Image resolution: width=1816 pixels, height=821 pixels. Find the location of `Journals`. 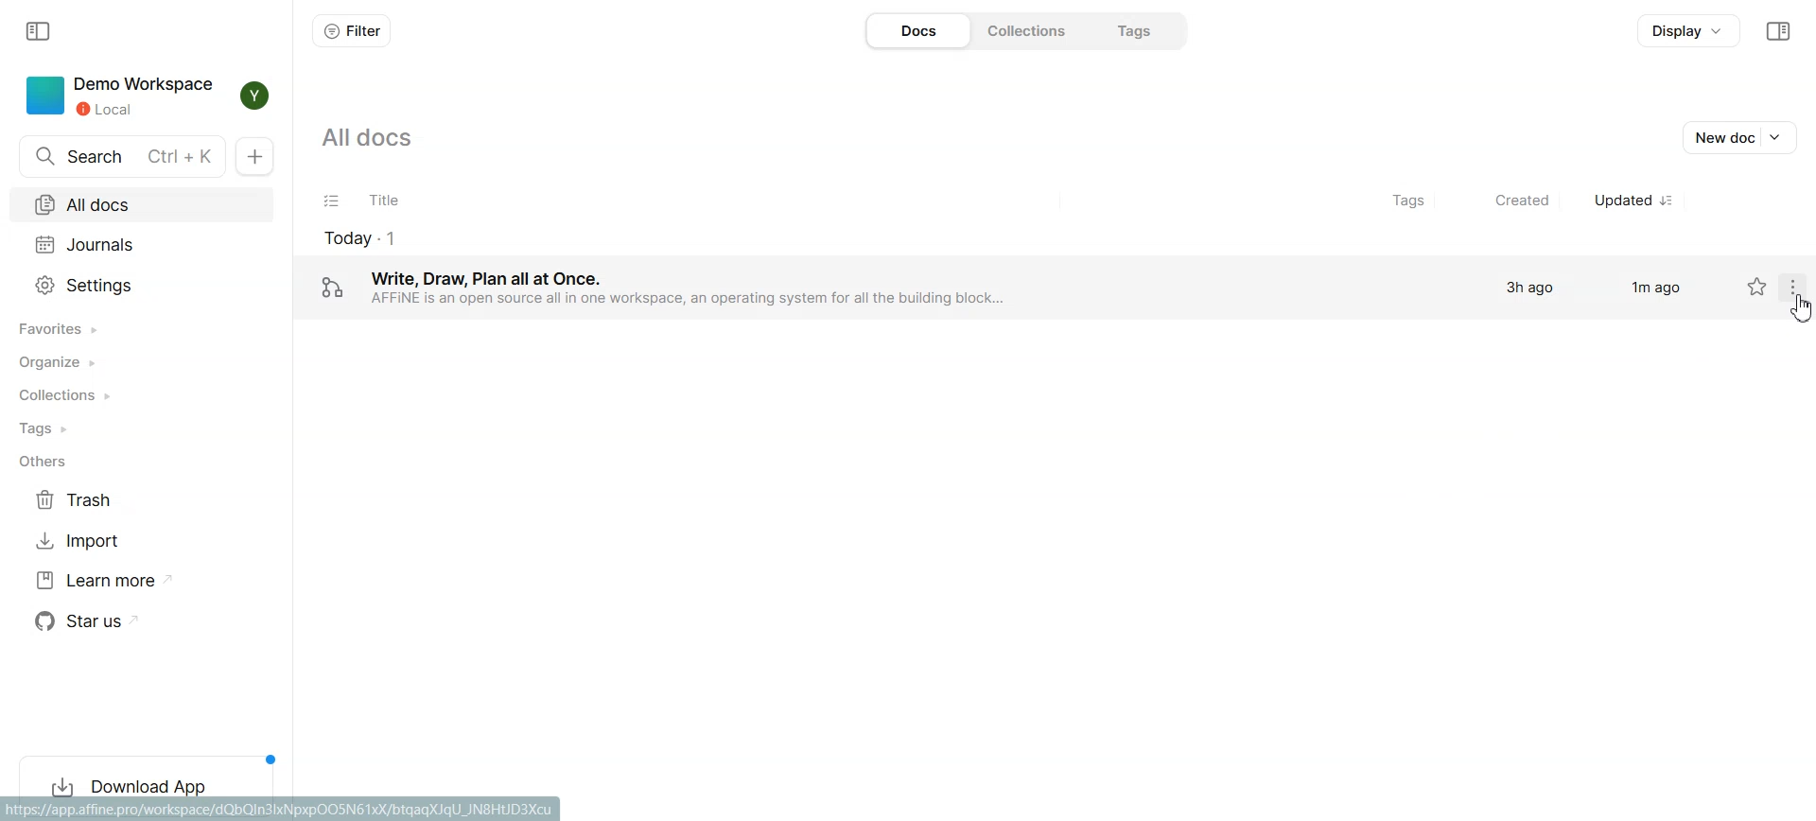

Journals is located at coordinates (140, 247).